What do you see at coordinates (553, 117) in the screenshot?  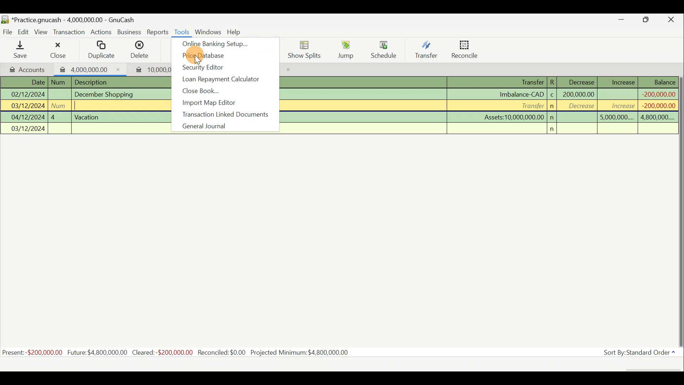 I see `n` at bounding box center [553, 117].